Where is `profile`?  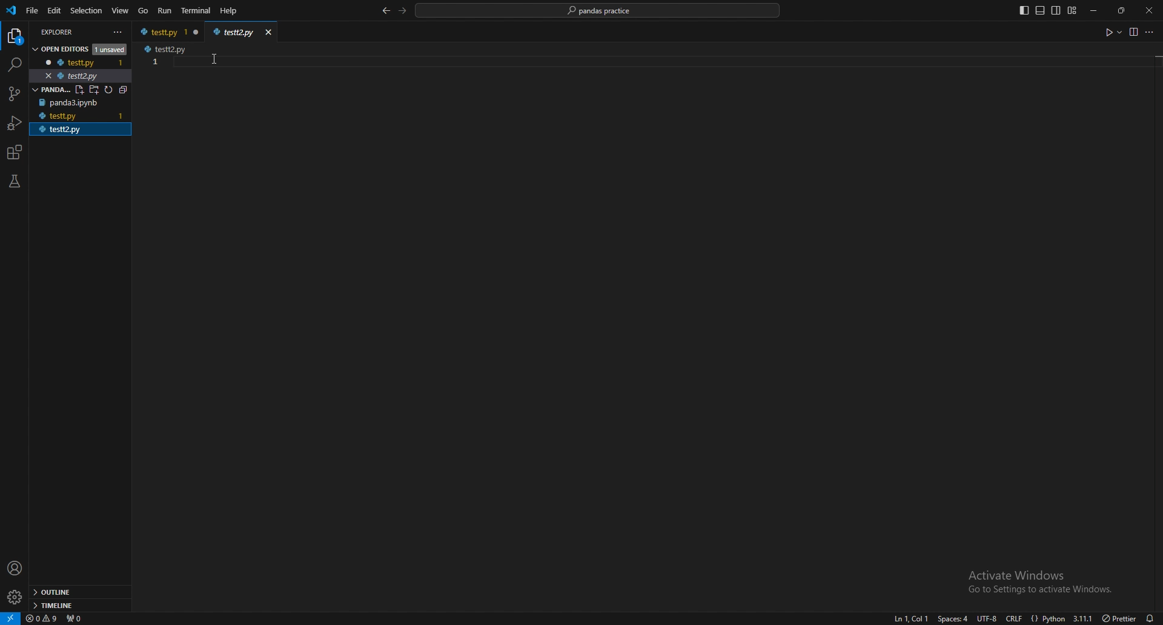
profile is located at coordinates (15, 569).